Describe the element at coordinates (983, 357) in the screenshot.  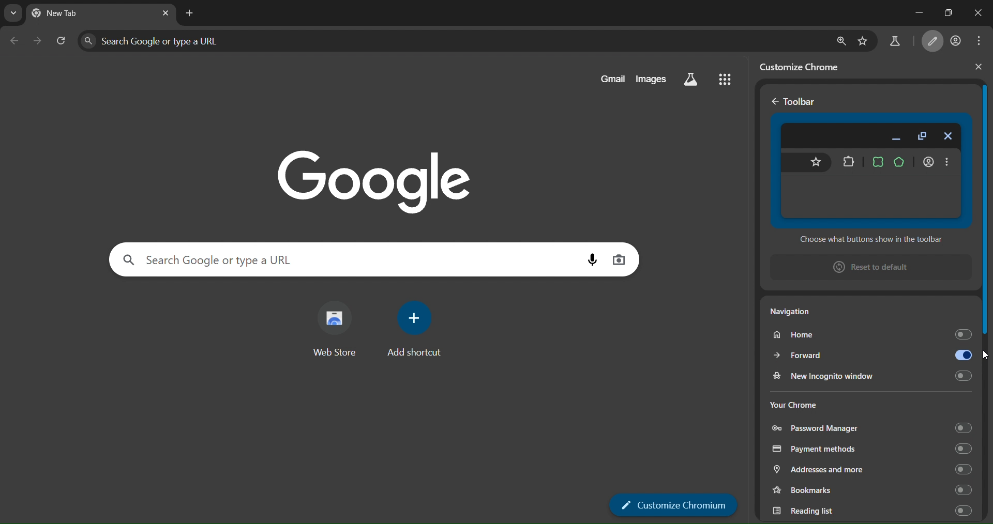
I see `cursor` at that location.